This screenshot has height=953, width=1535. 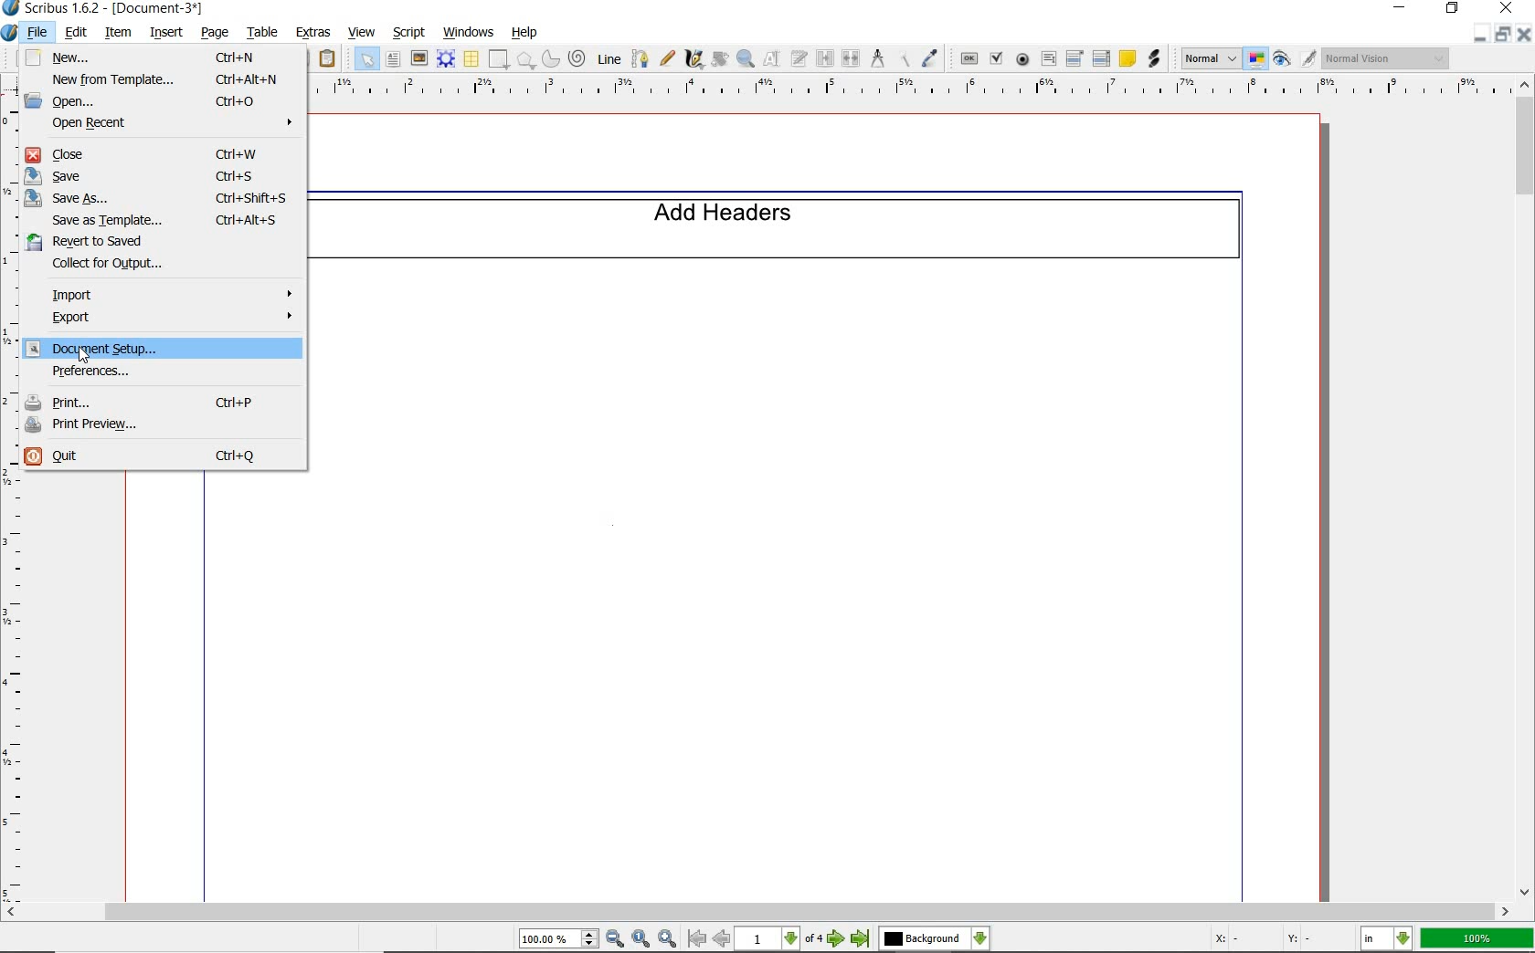 What do you see at coordinates (165, 58) in the screenshot?
I see `new` at bounding box center [165, 58].